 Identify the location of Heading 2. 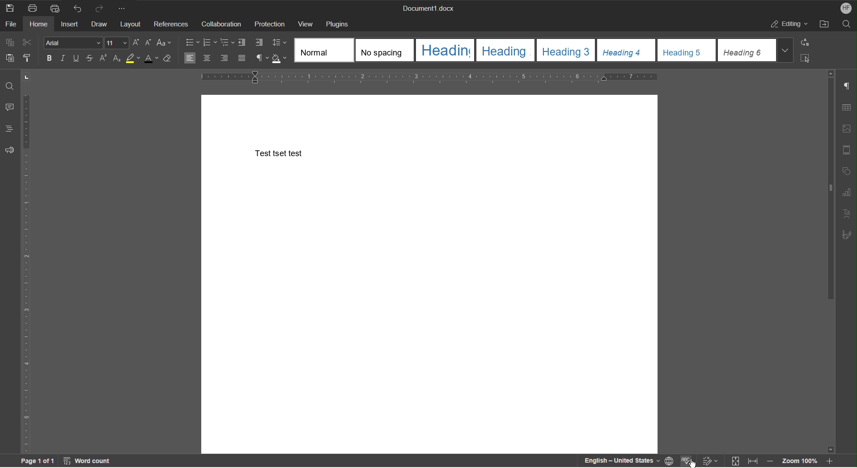
(505, 50).